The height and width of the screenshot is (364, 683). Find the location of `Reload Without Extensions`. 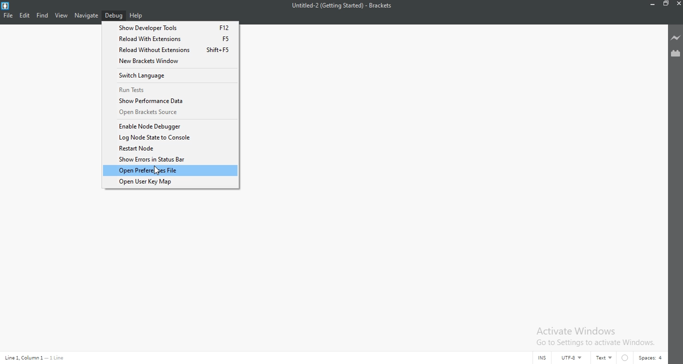

Reload Without Extensions is located at coordinates (170, 50).